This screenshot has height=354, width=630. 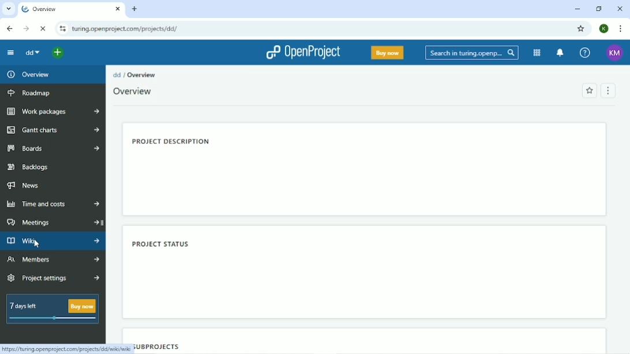 What do you see at coordinates (53, 148) in the screenshot?
I see `Boards` at bounding box center [53, 148].